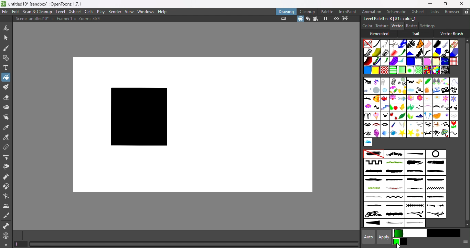 This screenshot has width=470, height=248. What do you see at coordinates (381, 25) in the screenshot?
I see `Texture` at bounding box center [381, 25].